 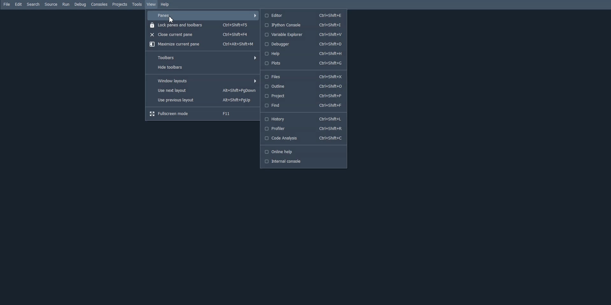 What do you see at coordinates (204, 81) in the screenshot?
I see `window layouts` at bounding box center [204, 81].